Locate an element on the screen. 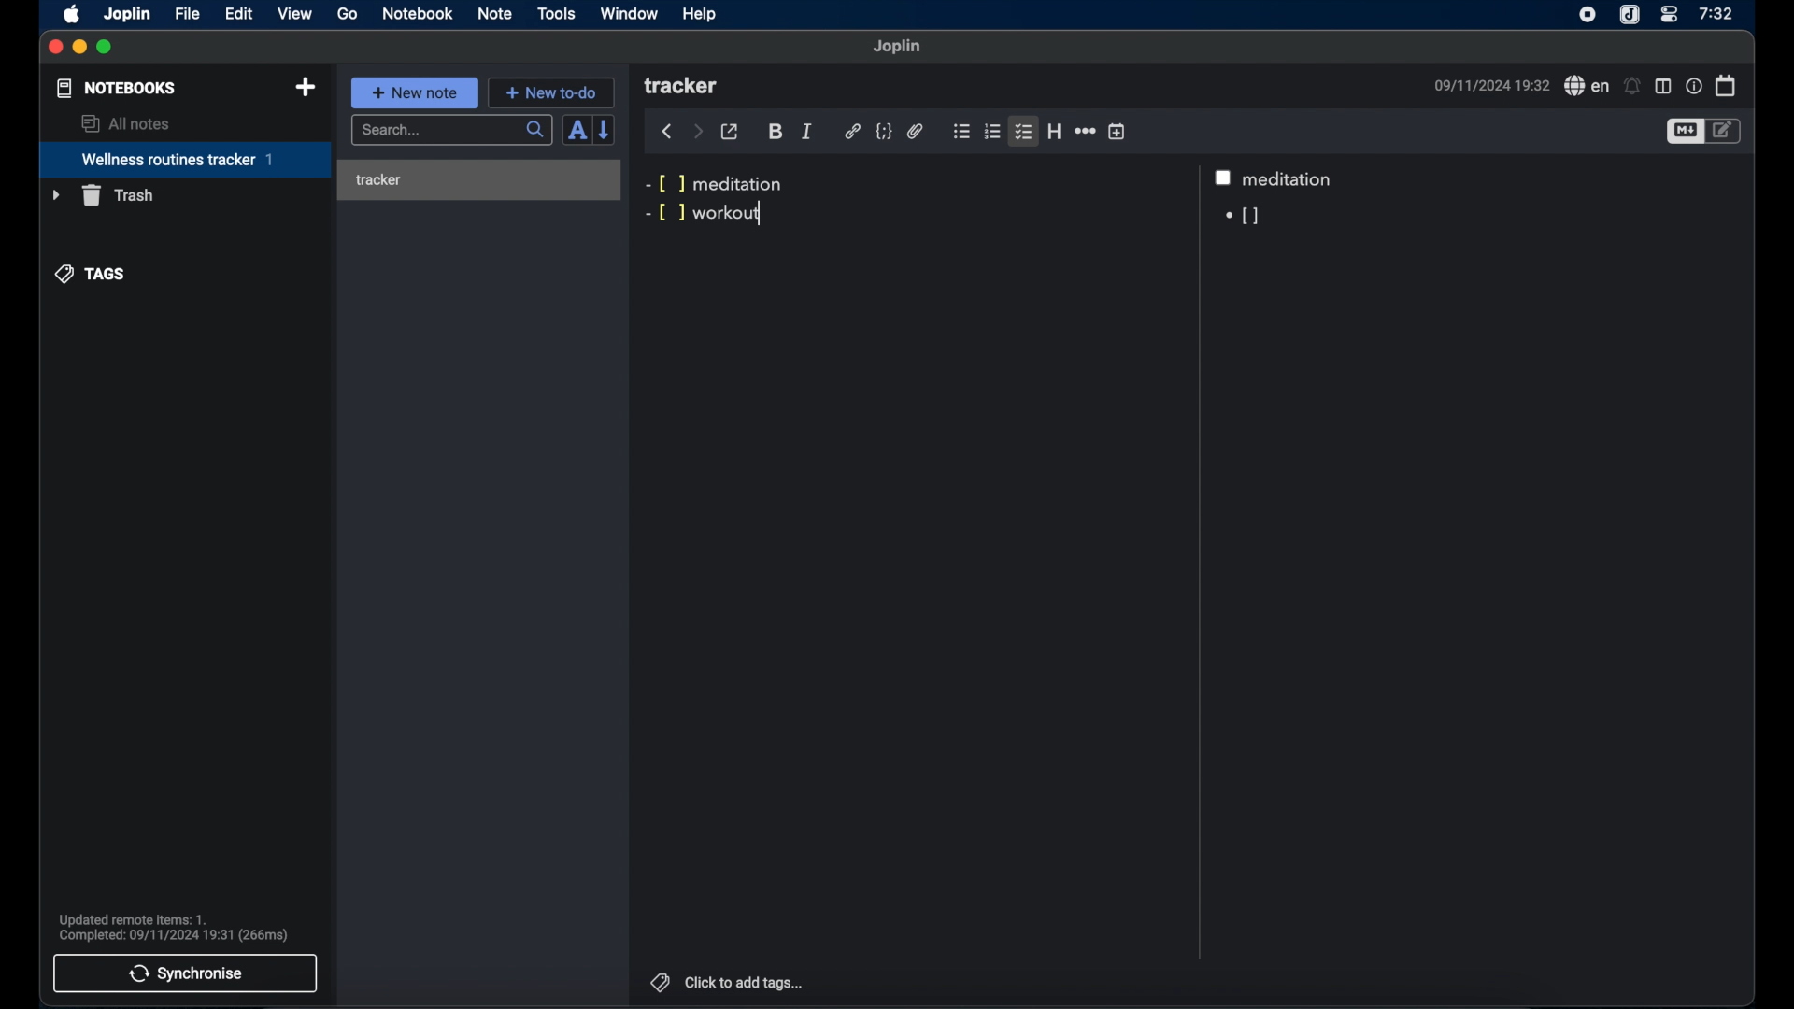 This screenshot has height=1009, width=1794. hyperlink is located at coordinates (852, 132).